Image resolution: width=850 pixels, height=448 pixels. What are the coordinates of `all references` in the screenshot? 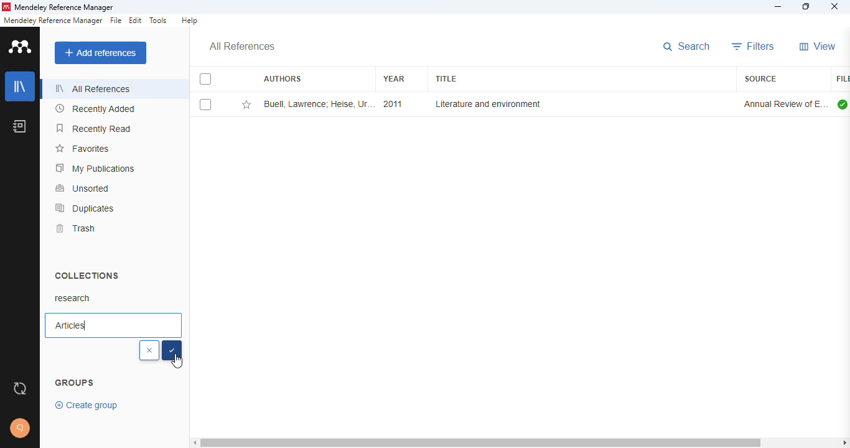 It's located at (93, 88).